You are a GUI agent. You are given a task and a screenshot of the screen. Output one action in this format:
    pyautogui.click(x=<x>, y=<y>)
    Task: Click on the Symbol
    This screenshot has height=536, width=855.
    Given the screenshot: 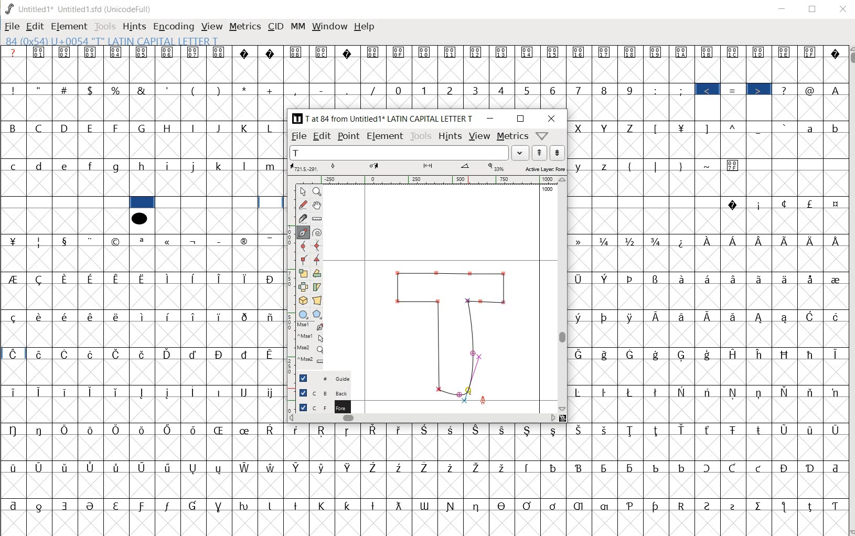 What is the action you would take?
    pyautogui.click(x=373, y=466)
    